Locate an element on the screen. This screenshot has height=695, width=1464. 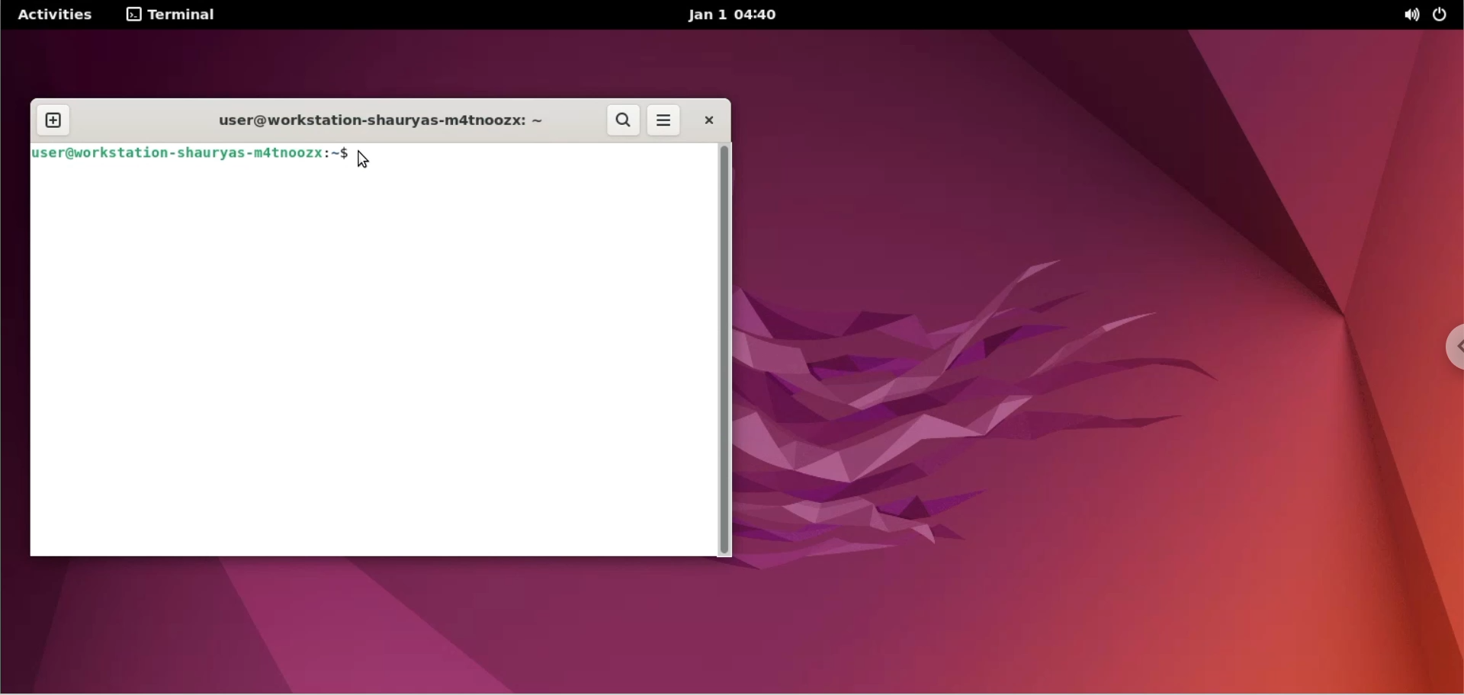
close is located at coordinates (708, 120).